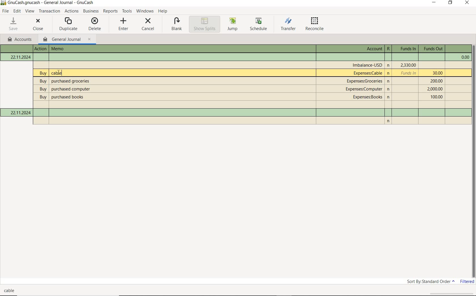 This screenshot has width=476, height=296. I want to click on Cursor, so click(59, 72).